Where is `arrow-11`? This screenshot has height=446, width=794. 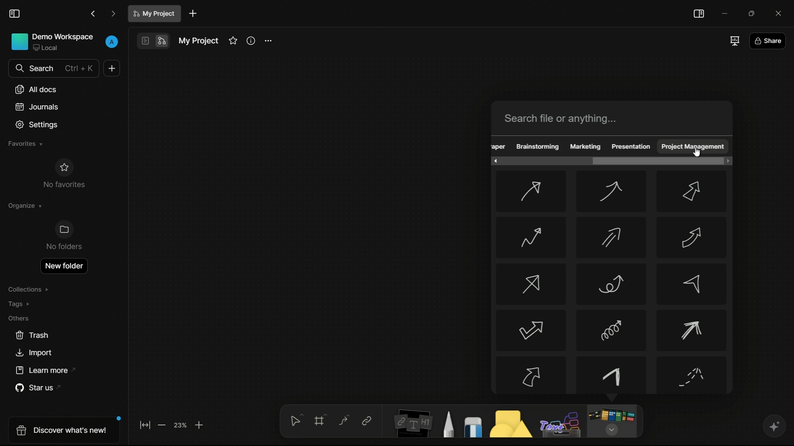
arrow-11 is located at coordinates (612, 330).